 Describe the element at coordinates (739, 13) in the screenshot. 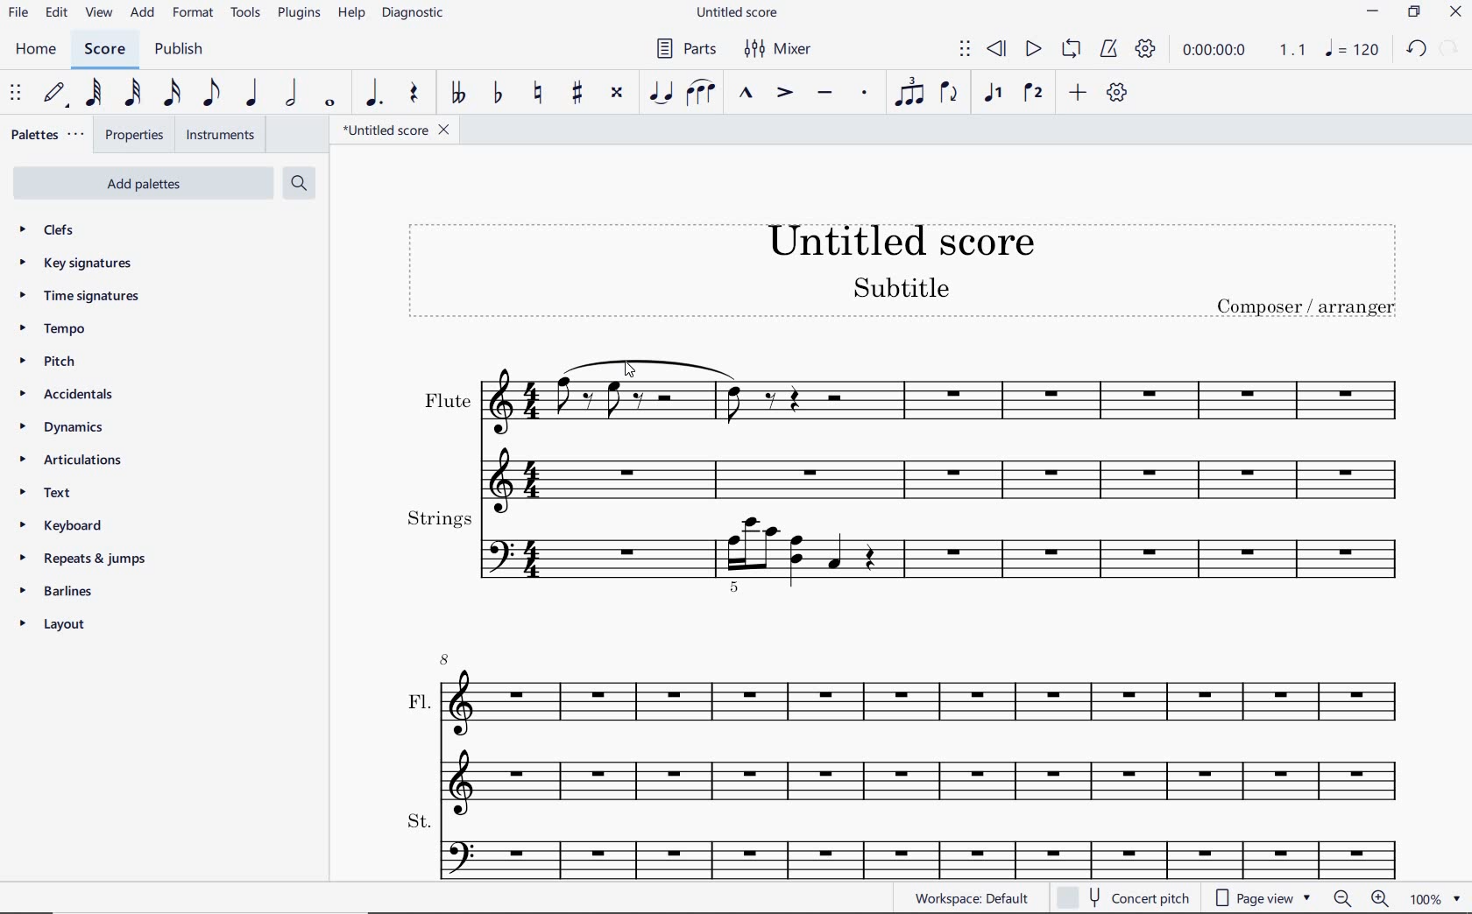

I see `file name` at that location.